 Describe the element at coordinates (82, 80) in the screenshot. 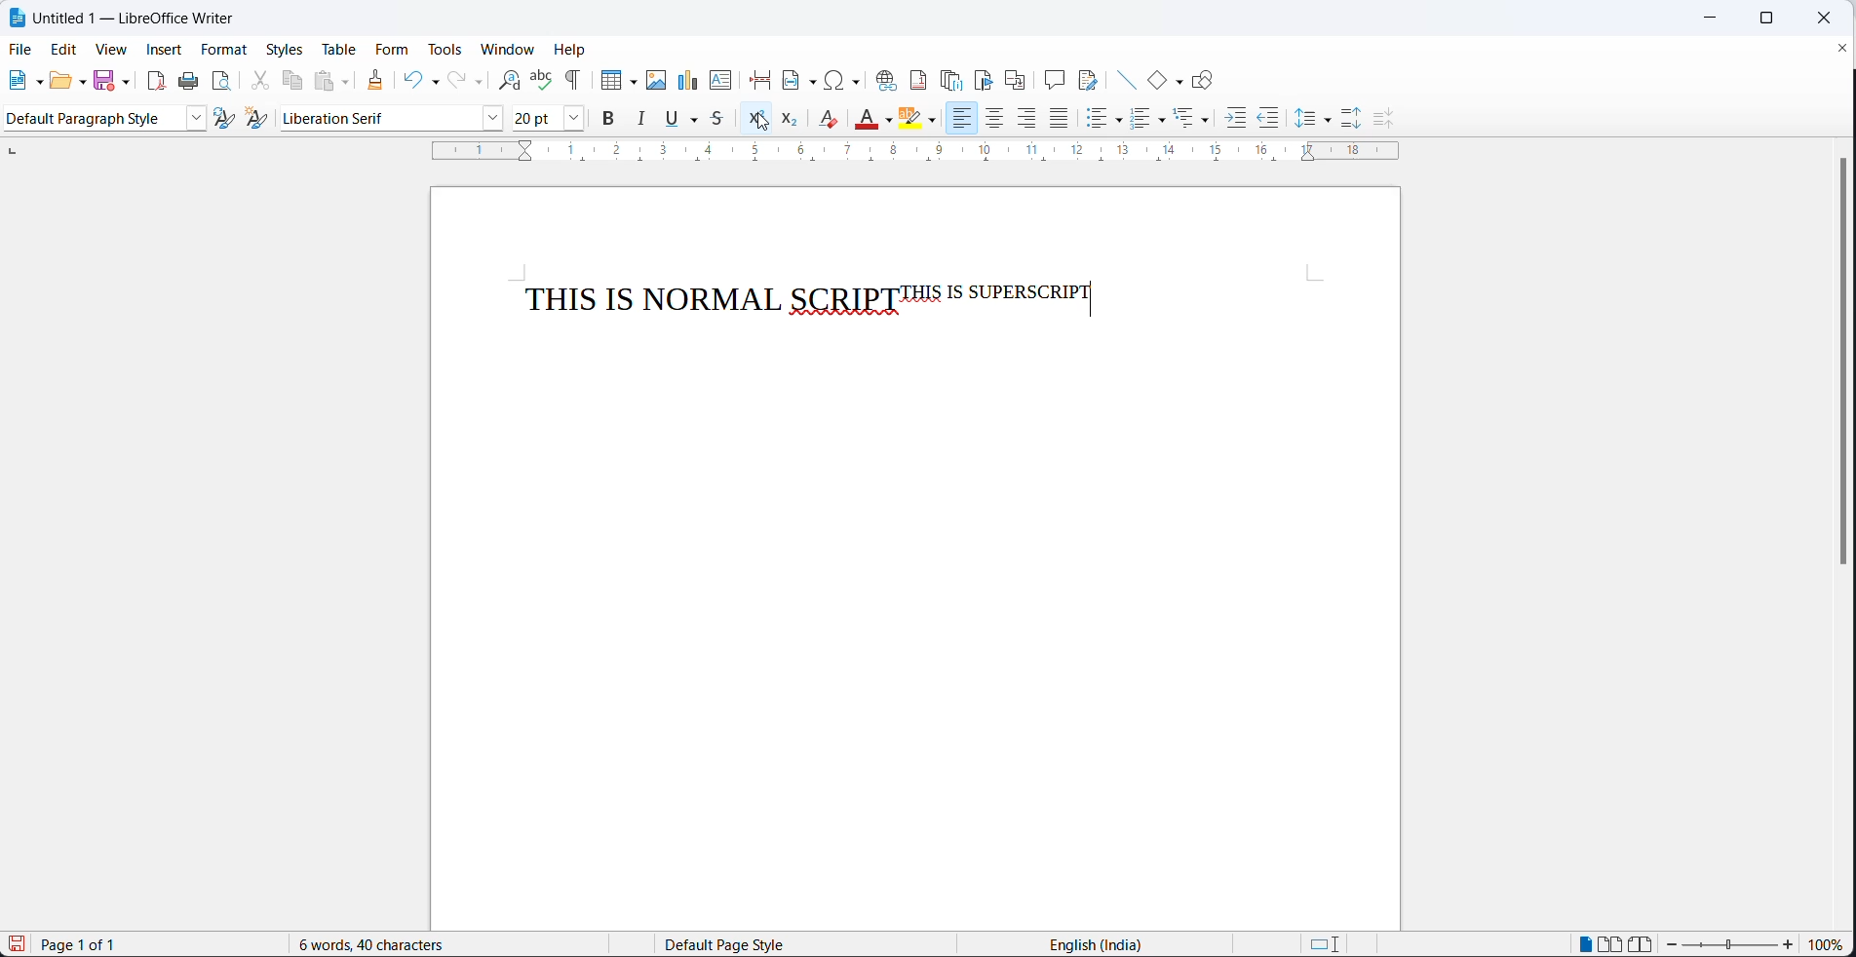

I see `open options` at that location.